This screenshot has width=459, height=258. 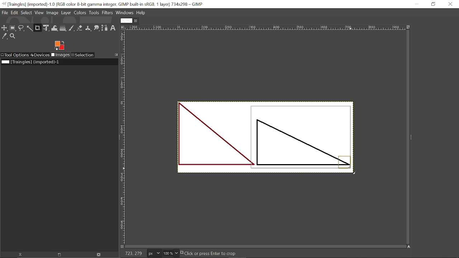 What do you see at coordinates (80, 13) in the screenshot?
I see `Colors` at bounding box center [80, 13].